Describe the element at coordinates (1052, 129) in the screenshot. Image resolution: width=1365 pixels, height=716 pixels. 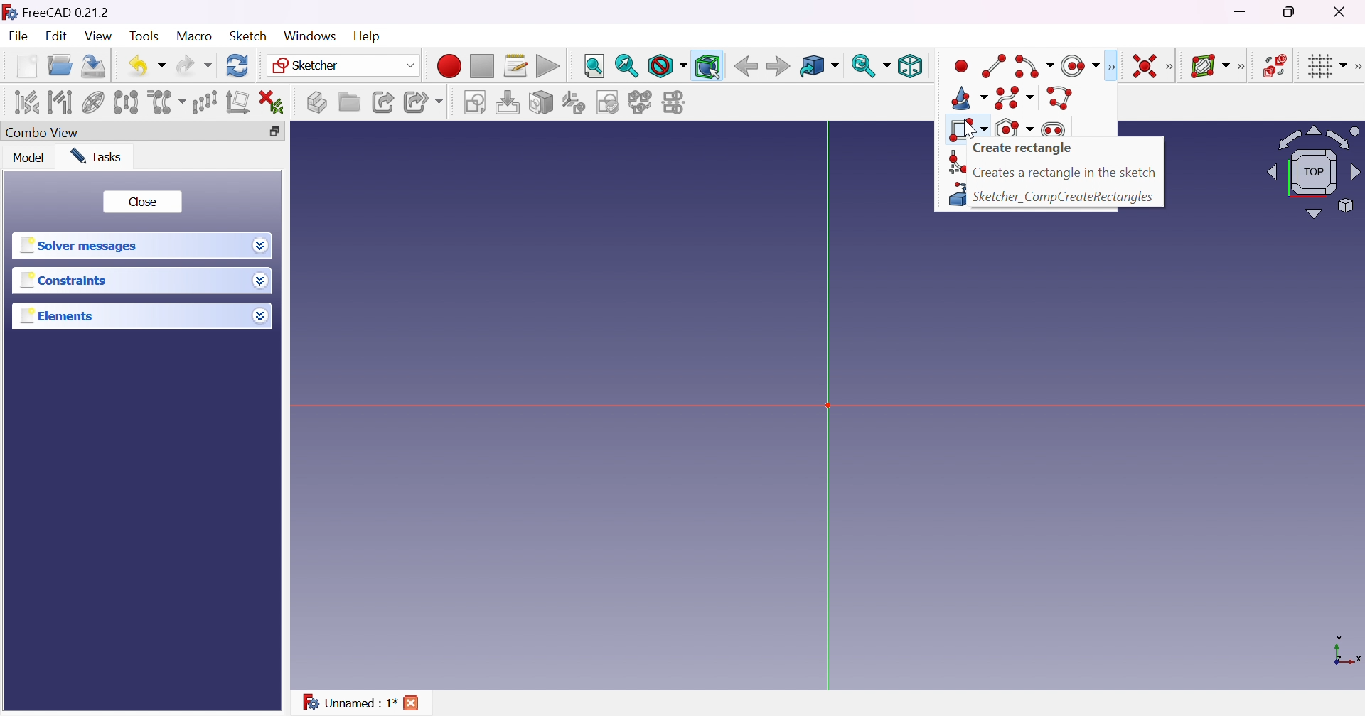
I see `Create a slot` at that location.